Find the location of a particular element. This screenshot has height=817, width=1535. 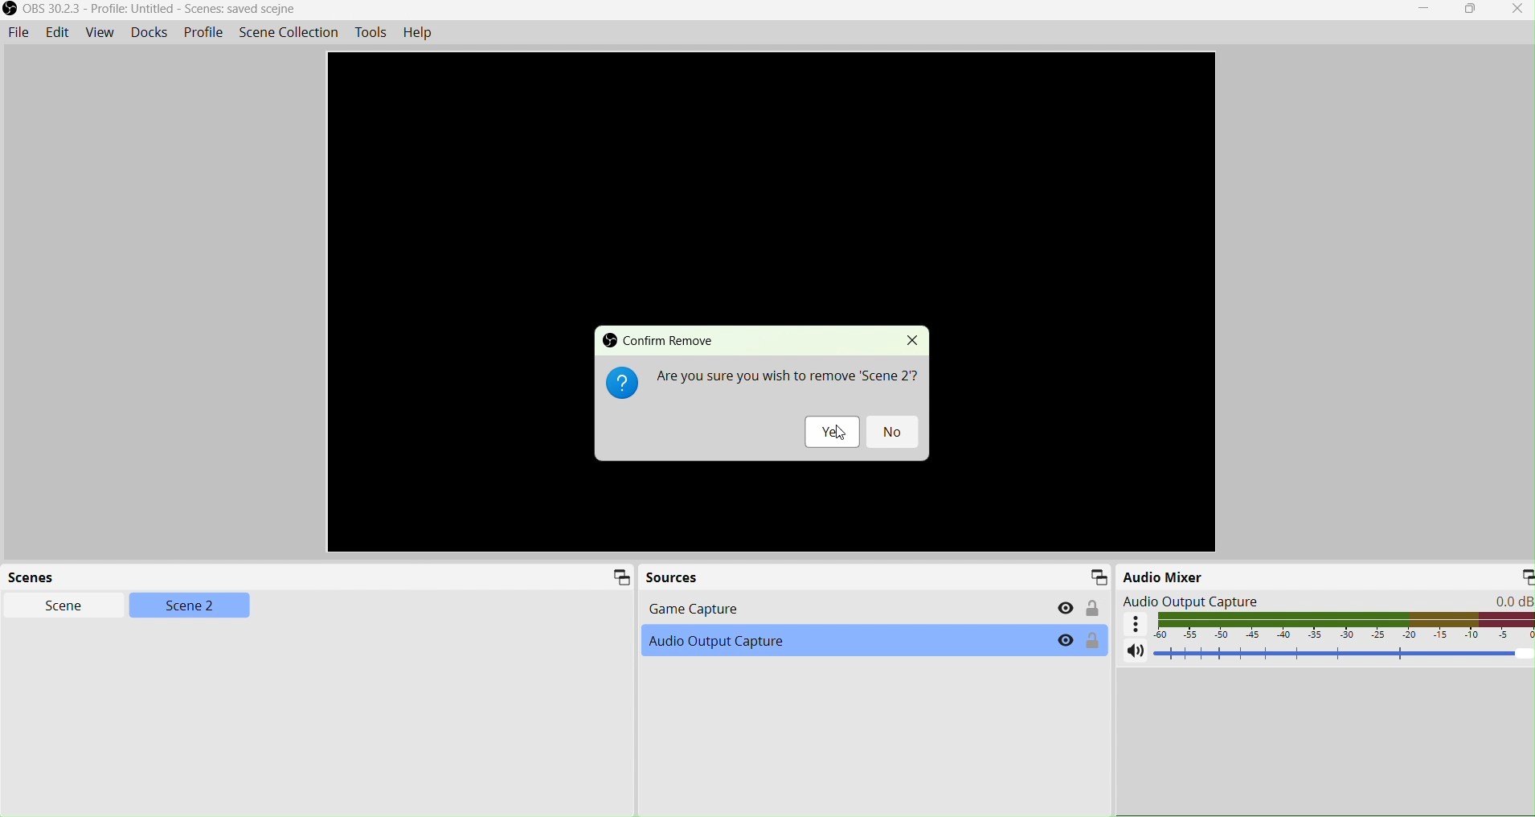

Cursor is located at coordinates (842, 432).